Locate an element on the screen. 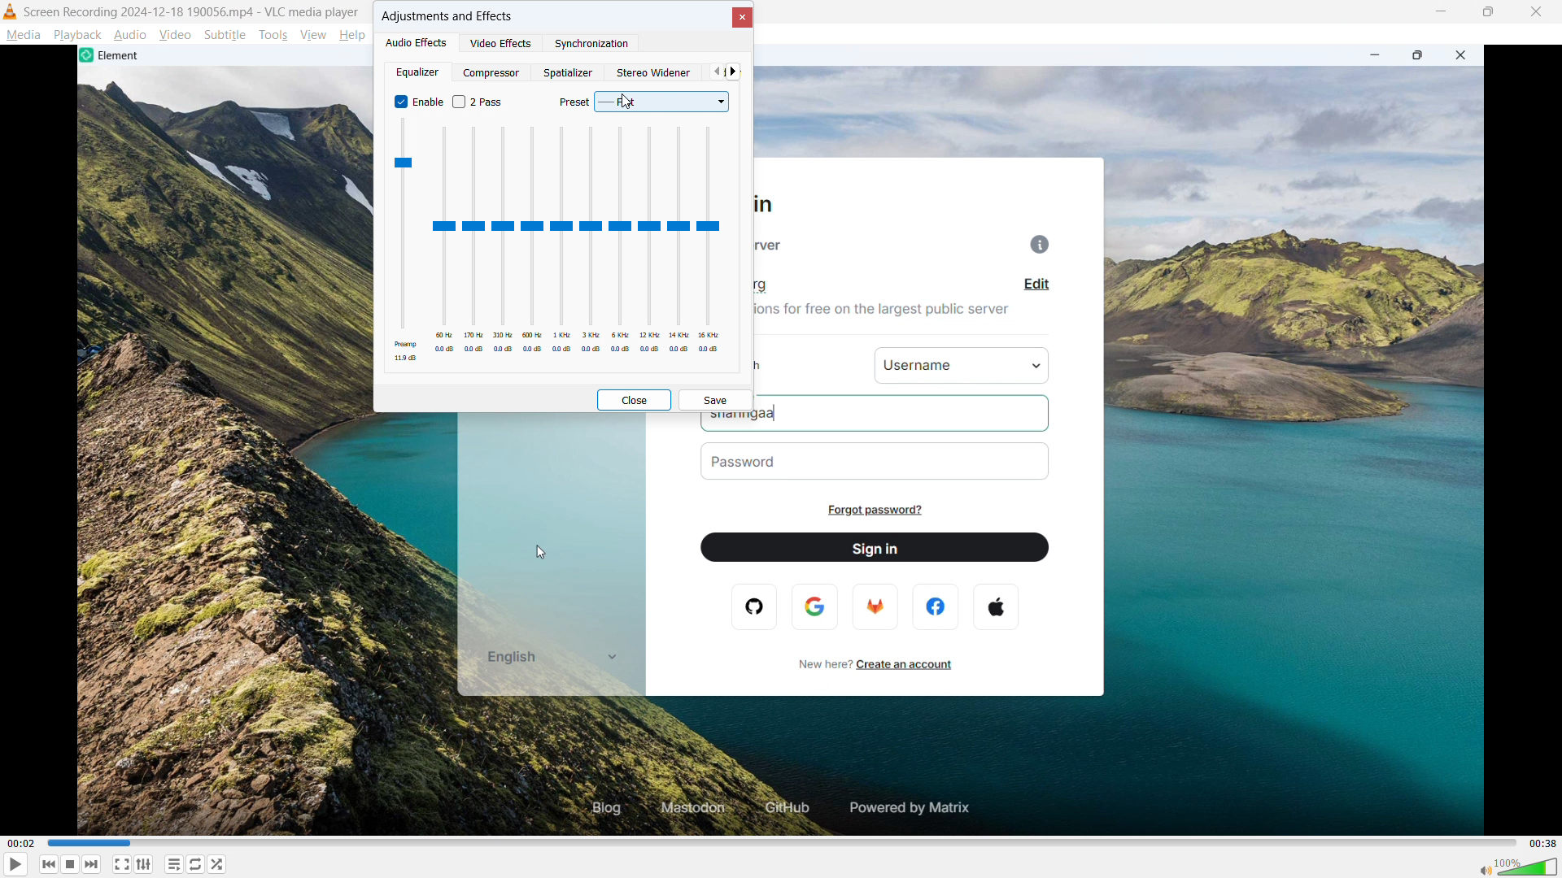  Media  is located at coordinates (23, 35).